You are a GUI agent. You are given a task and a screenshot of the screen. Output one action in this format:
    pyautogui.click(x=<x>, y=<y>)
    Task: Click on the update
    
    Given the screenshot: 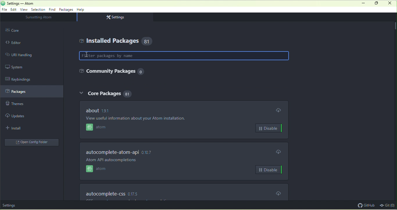 What is the action you would take?
    pyautogui.click(x=278, y=152)
    